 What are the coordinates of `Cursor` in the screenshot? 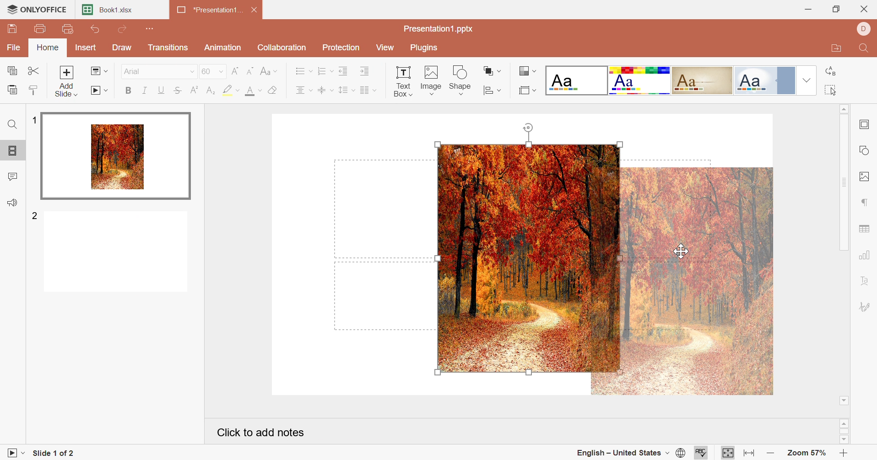 It's located at (684, 250).